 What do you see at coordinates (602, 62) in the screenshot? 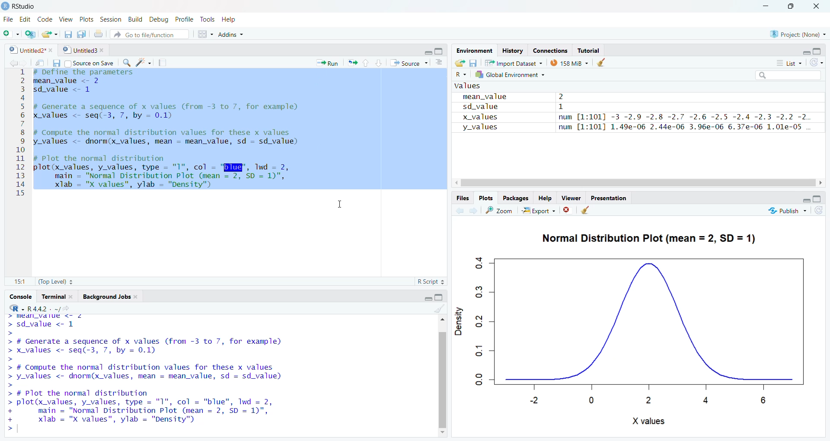
I see `` at bounding box center [602, 62].